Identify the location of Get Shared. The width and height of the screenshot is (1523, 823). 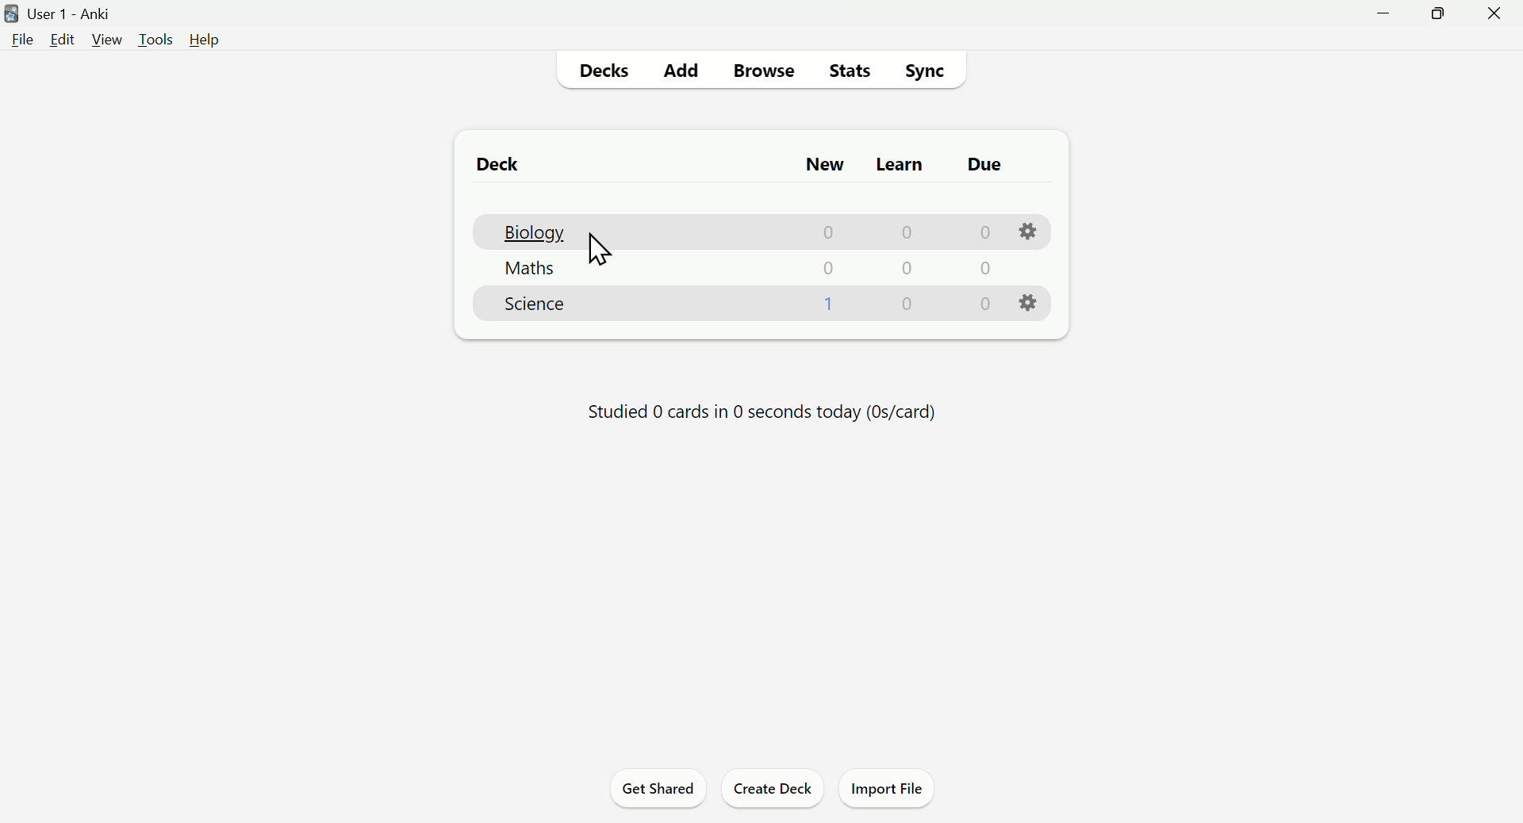
(652, 791).